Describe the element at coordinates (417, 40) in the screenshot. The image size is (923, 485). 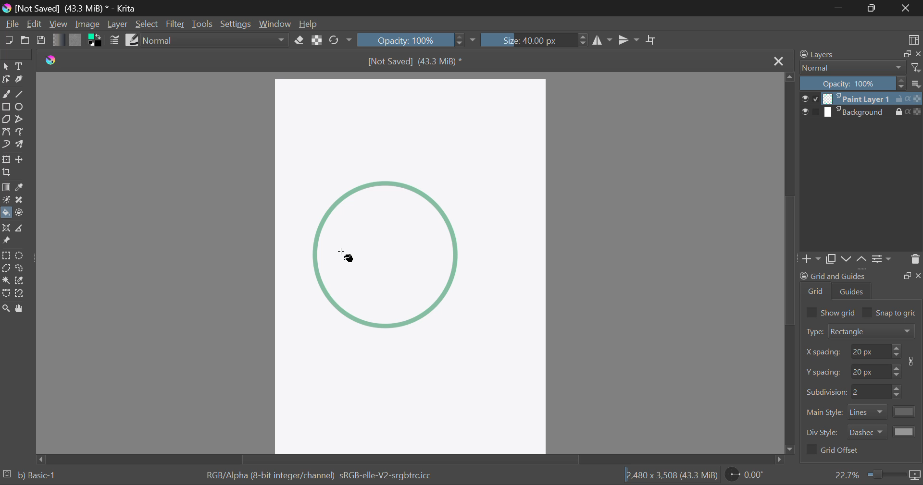
I see `Opacity` at that location.